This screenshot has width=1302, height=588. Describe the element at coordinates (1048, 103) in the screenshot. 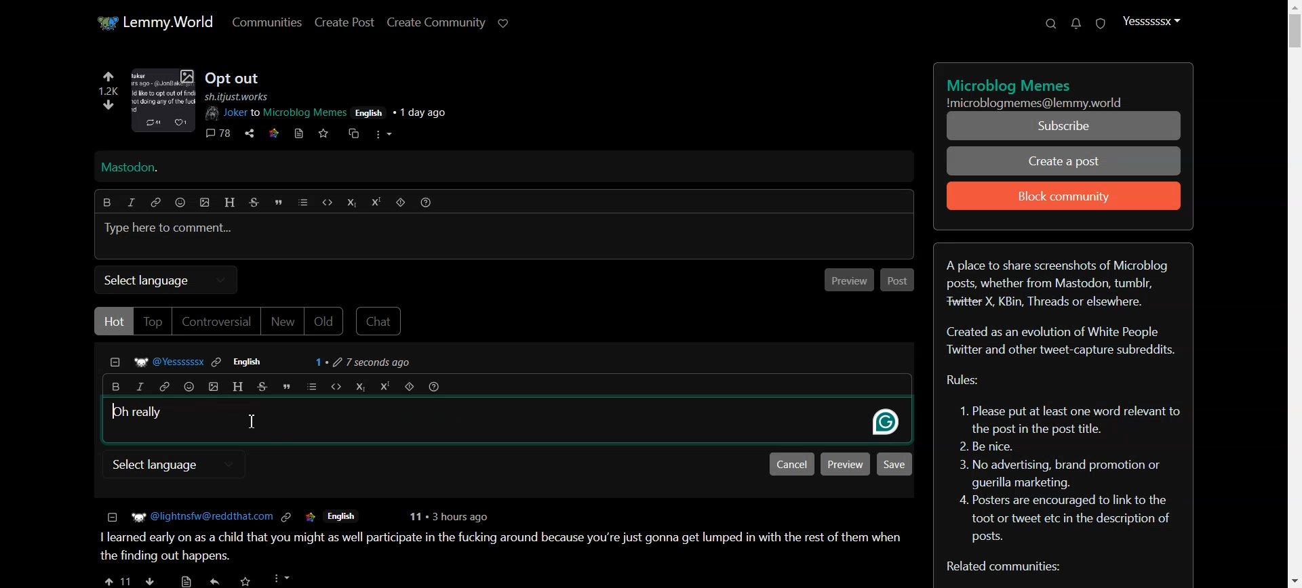

I see `Text` at that location.